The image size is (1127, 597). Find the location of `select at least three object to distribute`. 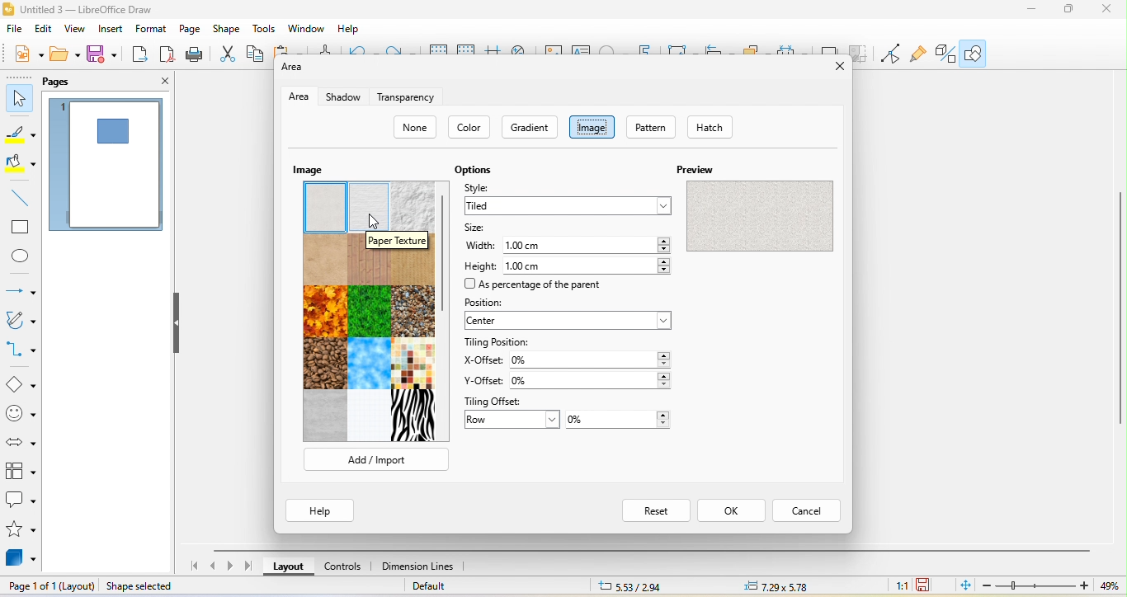

select at least three object to distribute is located at coordinates (791, 49).